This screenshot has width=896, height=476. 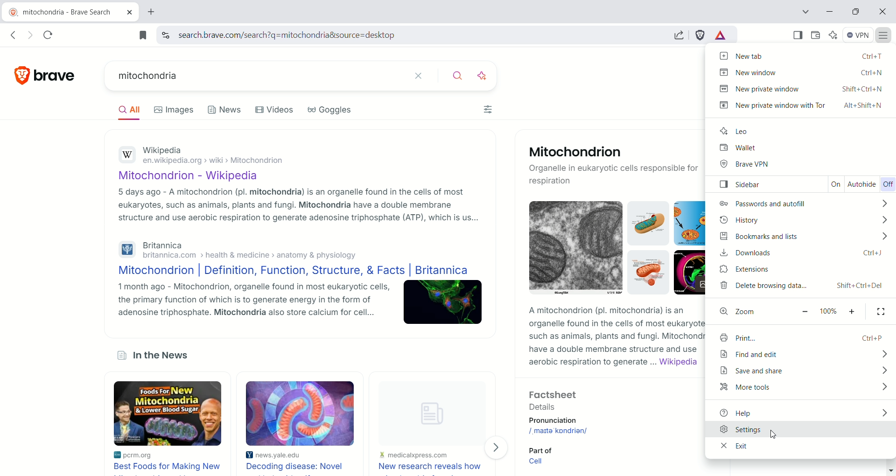 I want to click on settings, so click(x=735, y=428).